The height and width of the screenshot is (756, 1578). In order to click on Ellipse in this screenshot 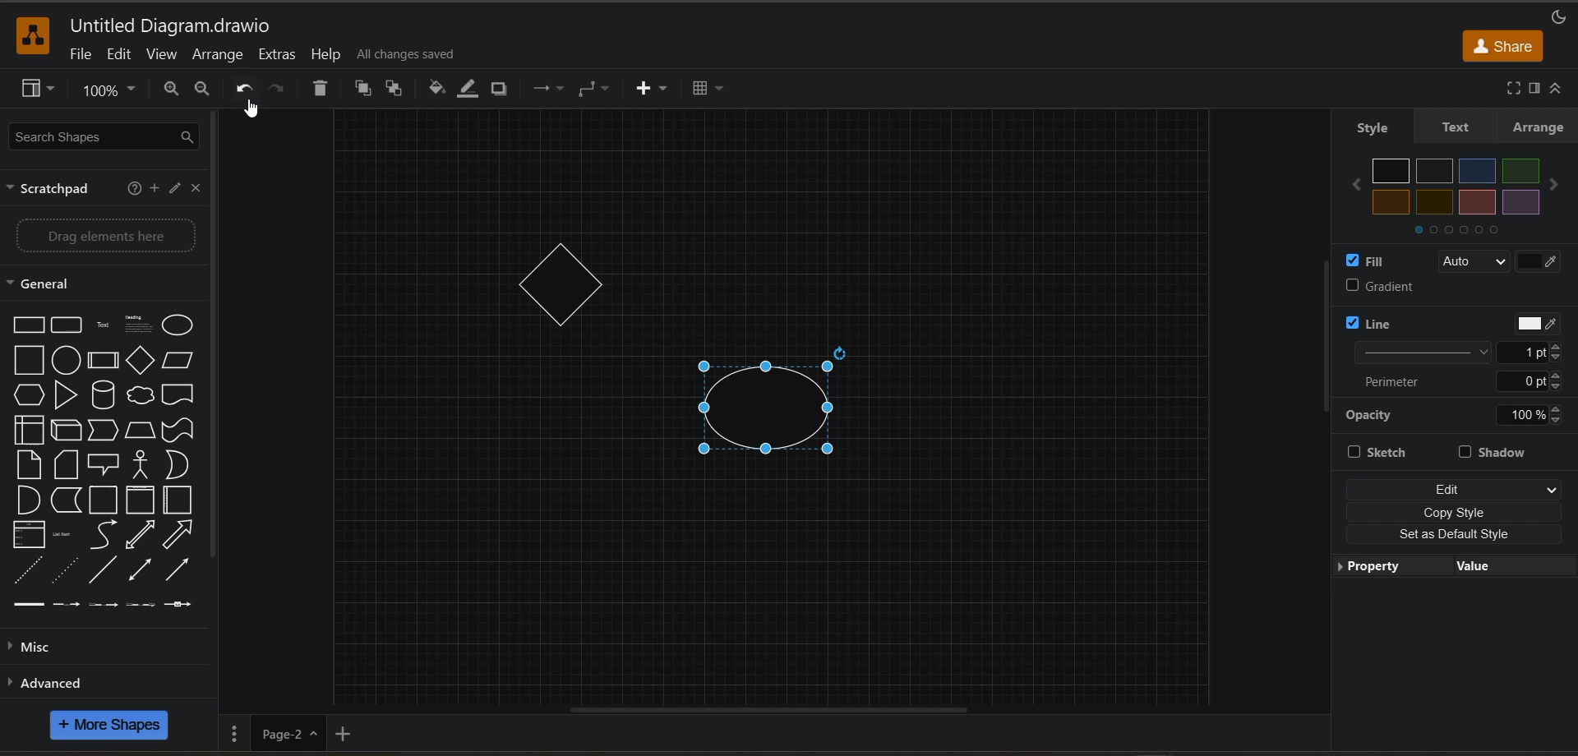, I will do `click(179, 325)`.